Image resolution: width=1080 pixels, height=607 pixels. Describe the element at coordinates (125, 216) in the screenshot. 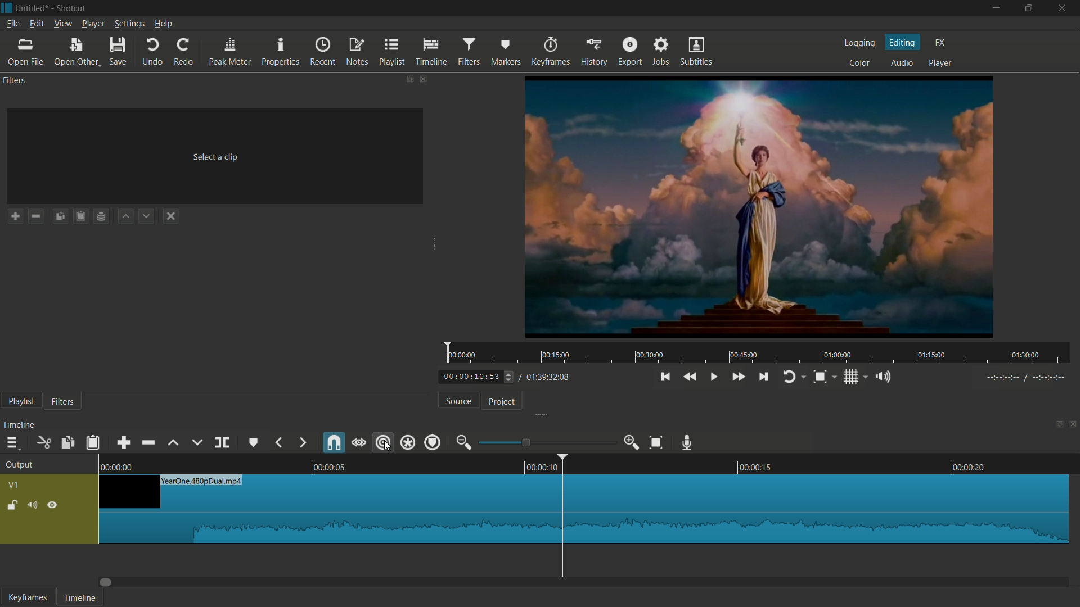

I see `move filter up` at that location.